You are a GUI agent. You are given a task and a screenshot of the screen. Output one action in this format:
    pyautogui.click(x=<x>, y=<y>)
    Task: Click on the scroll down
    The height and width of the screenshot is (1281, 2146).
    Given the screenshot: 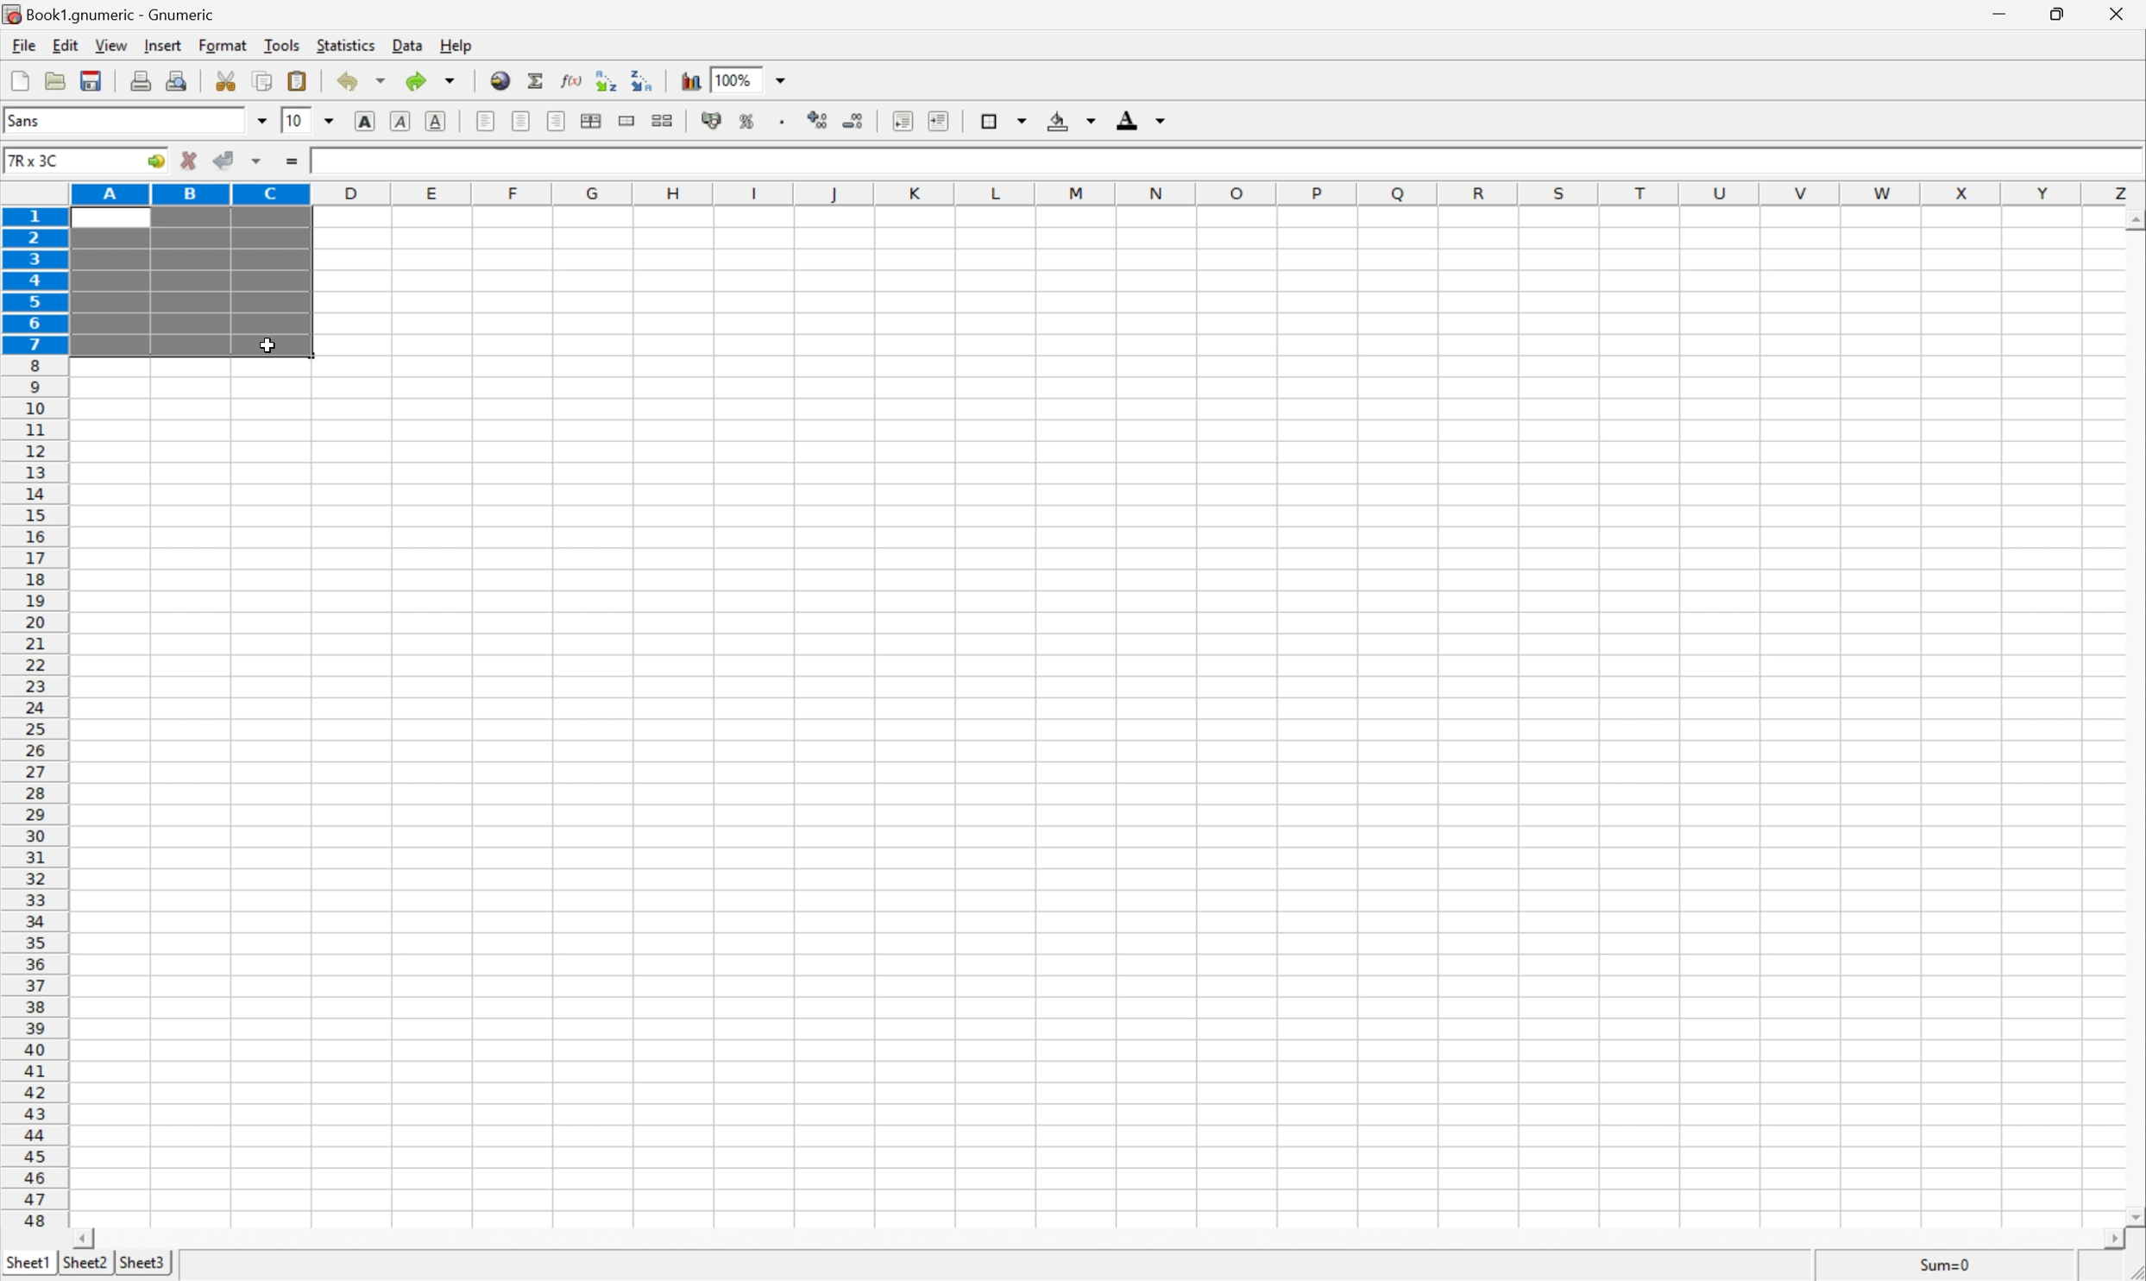 What is the action you would take?
    pyautogui.click(x=2132, y=1219)
    